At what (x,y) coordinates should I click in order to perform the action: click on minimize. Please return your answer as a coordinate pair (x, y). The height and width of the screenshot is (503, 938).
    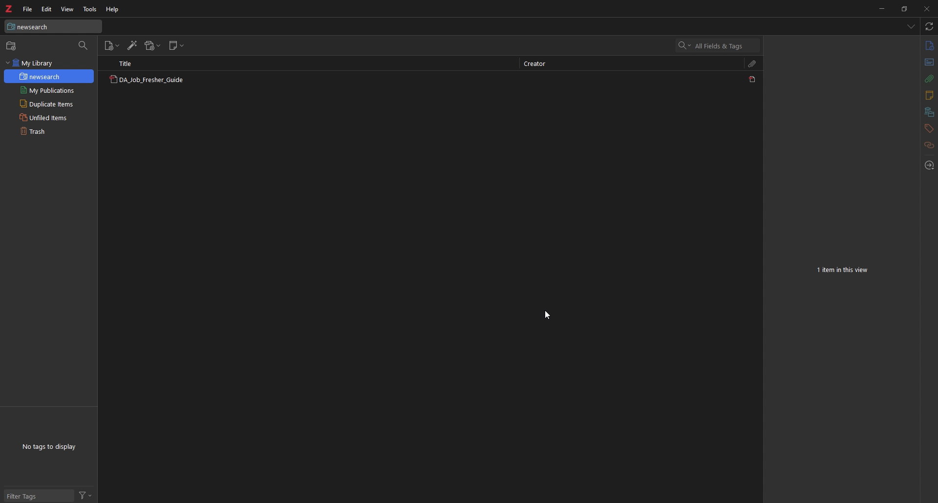
    Looking at the image, I should click on (881, 8).